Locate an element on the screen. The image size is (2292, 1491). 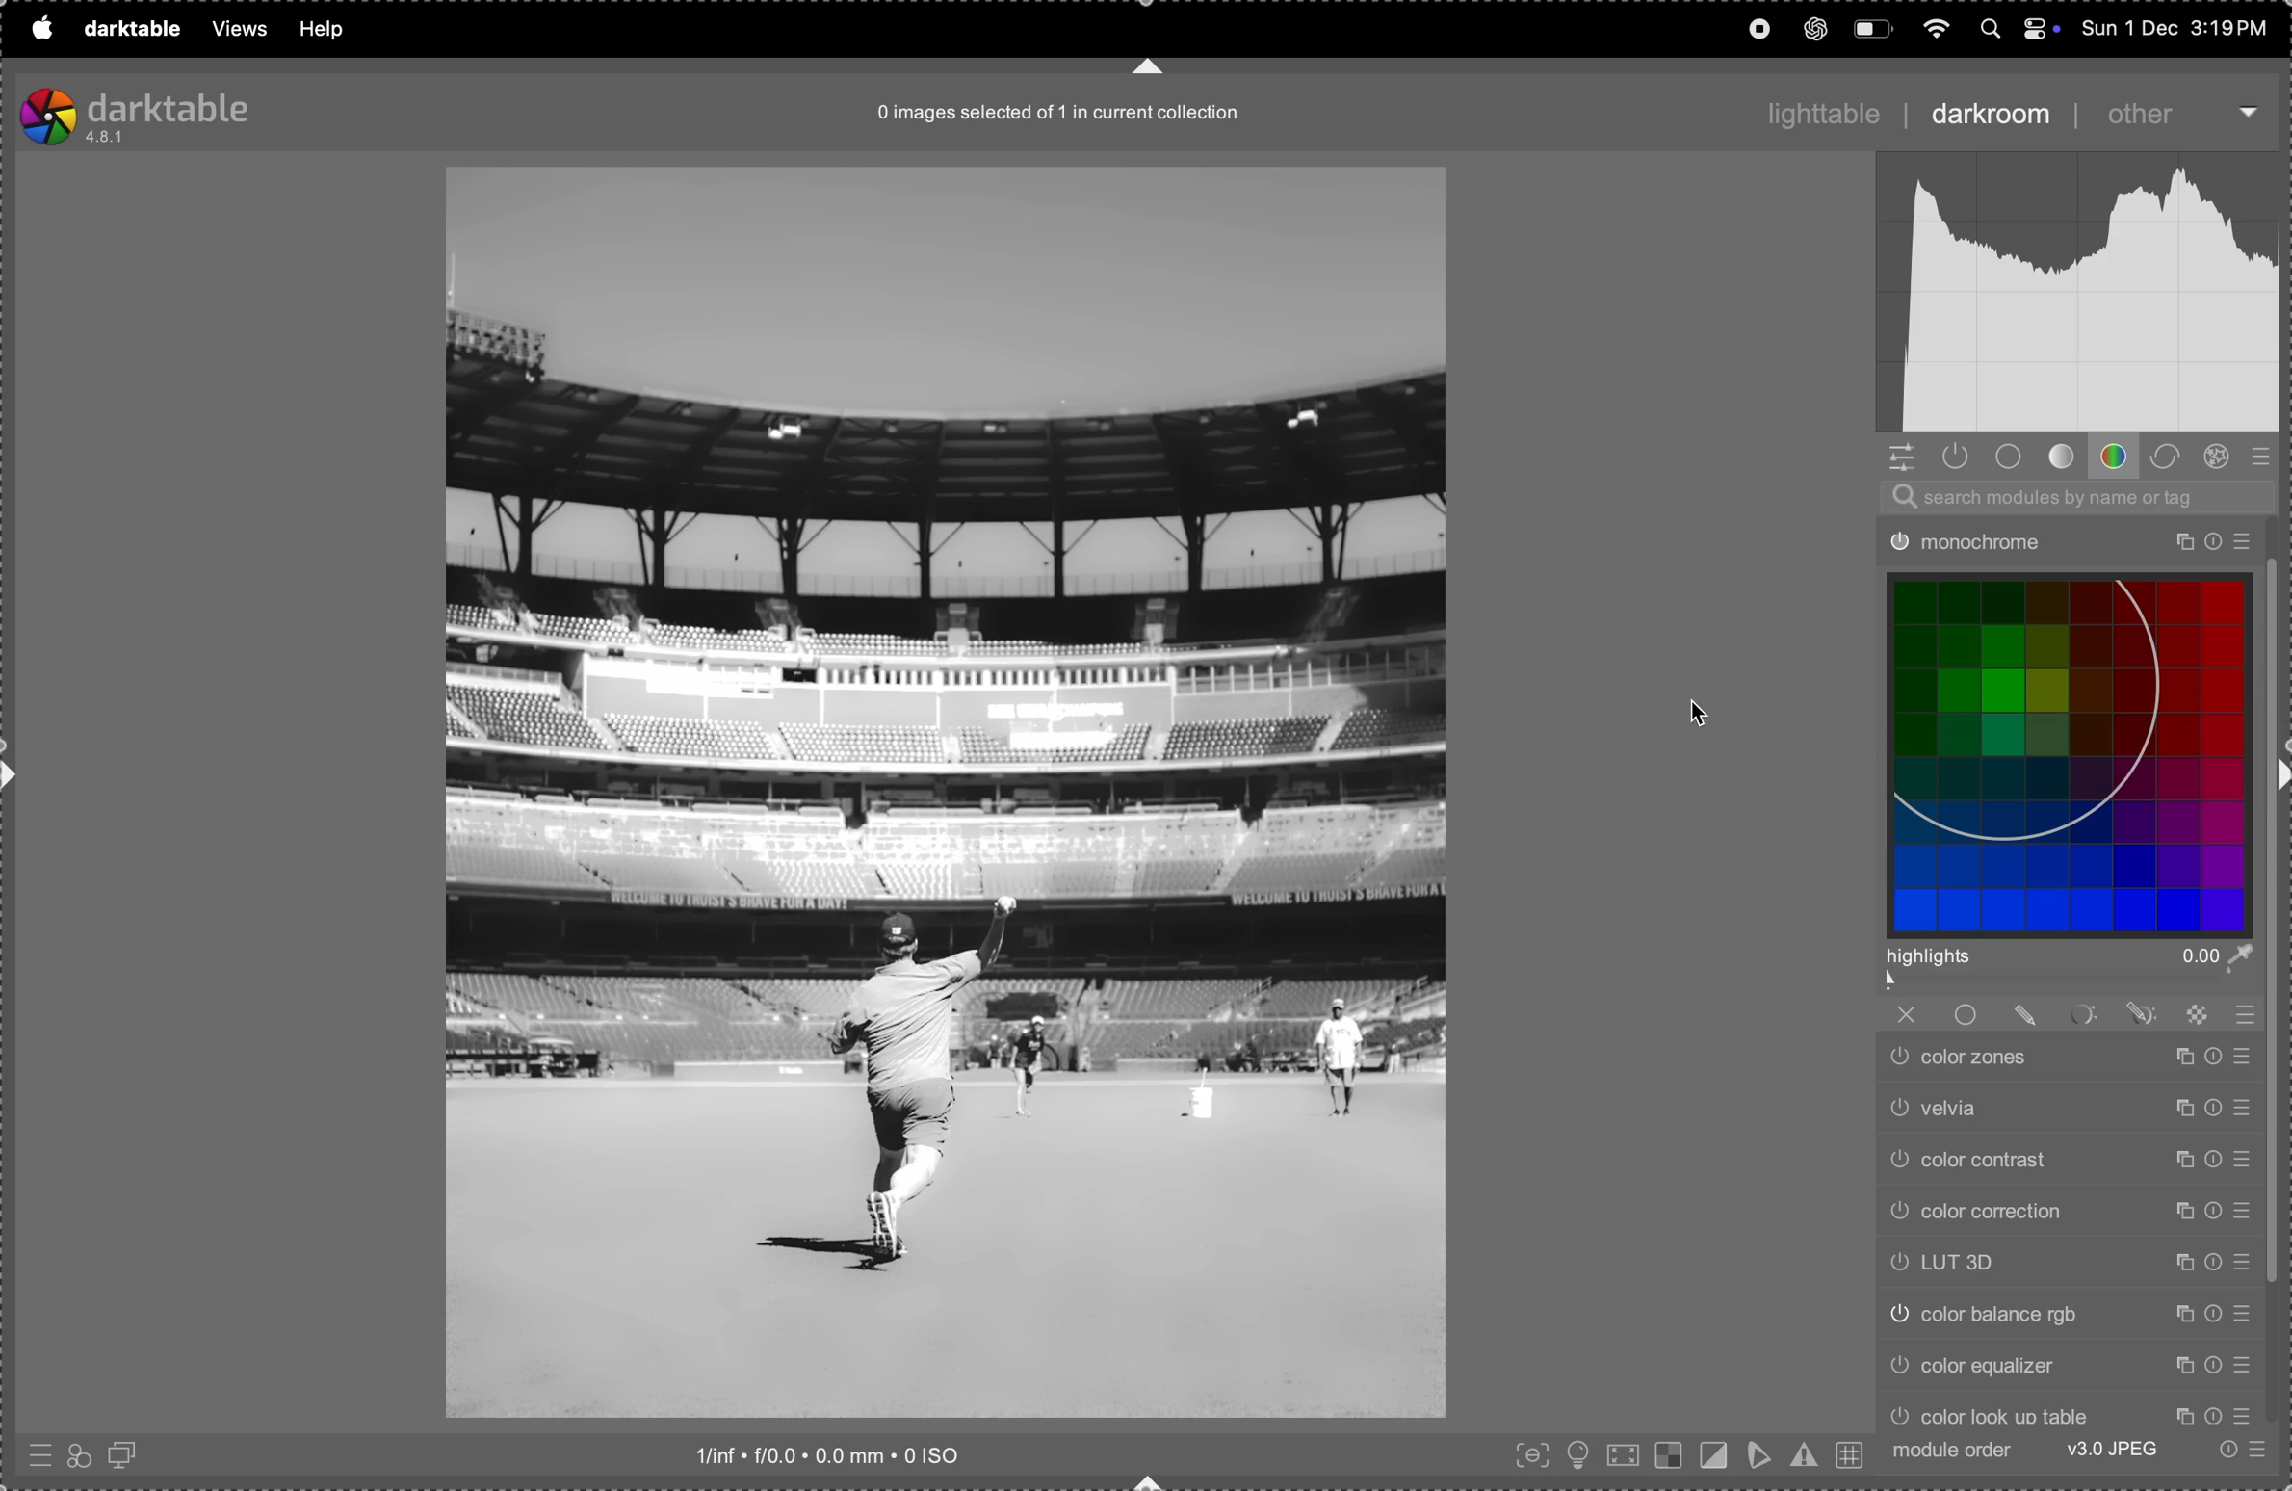
color rgb is located at coordinates (2068, 1314).